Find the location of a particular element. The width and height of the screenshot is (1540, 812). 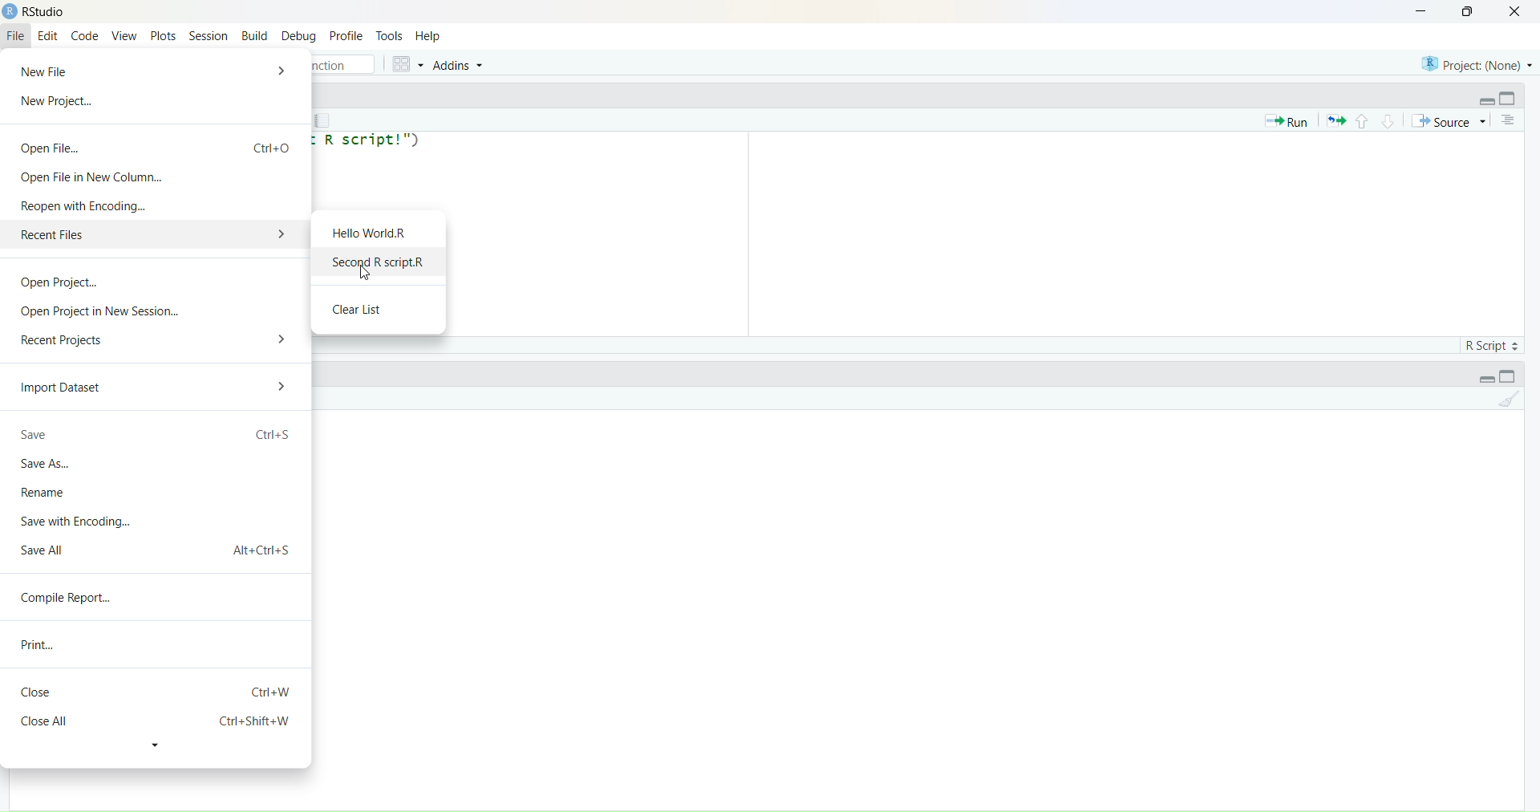

More is located at coordinates (276, 235).